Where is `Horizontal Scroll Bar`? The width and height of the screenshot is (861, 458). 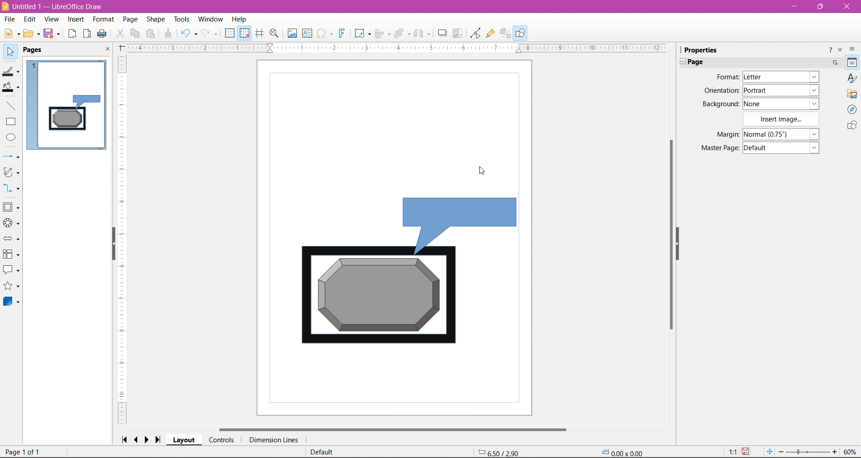
Horizontal Scroll Bar is located at coordinates (393, 428).